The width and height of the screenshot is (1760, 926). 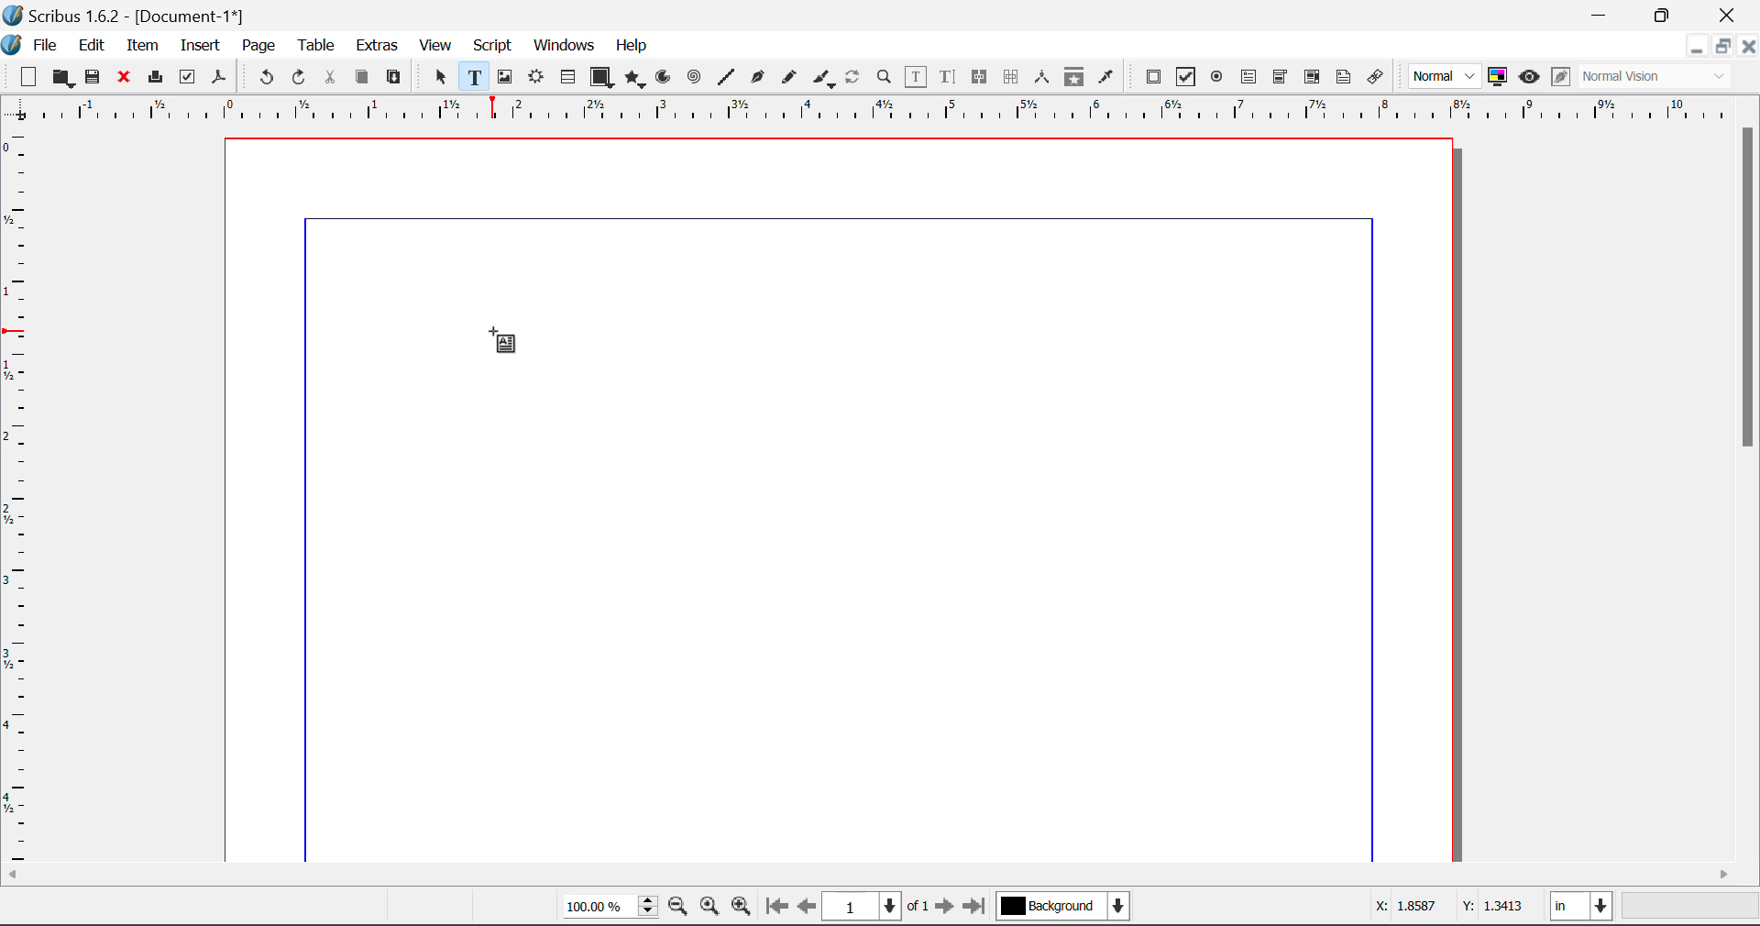 I want to click on Page, so click(x=258, y=46).